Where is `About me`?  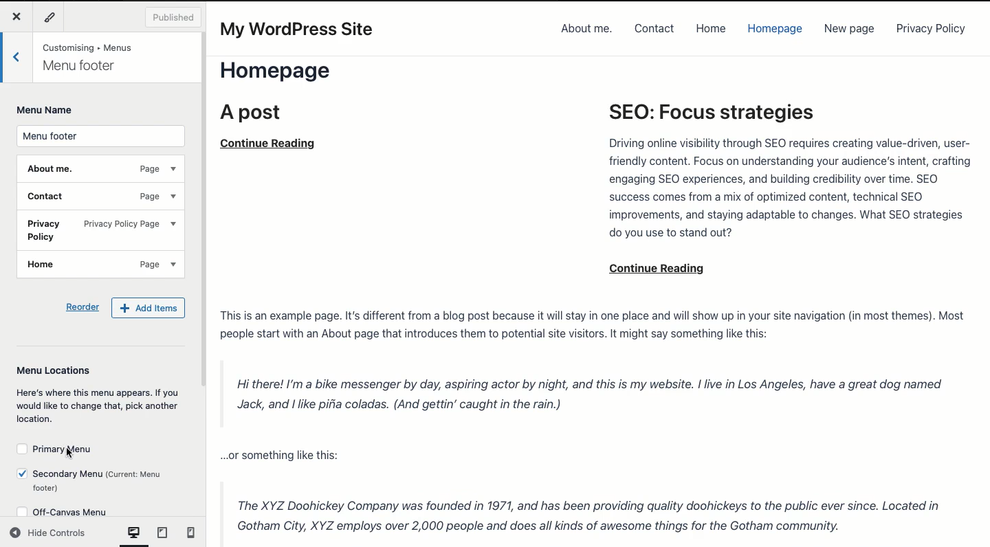
About me is located at coordinates (100, 170).